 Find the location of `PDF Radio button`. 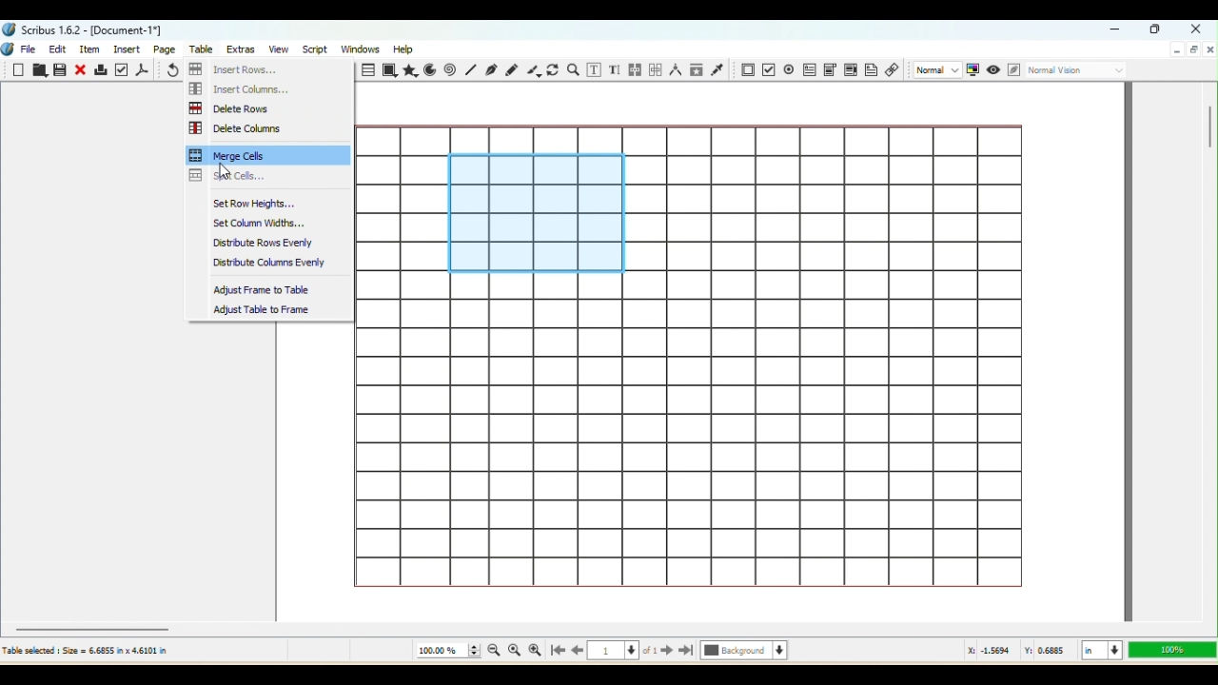

PDF Radio button is located at coordinates (768, 69).